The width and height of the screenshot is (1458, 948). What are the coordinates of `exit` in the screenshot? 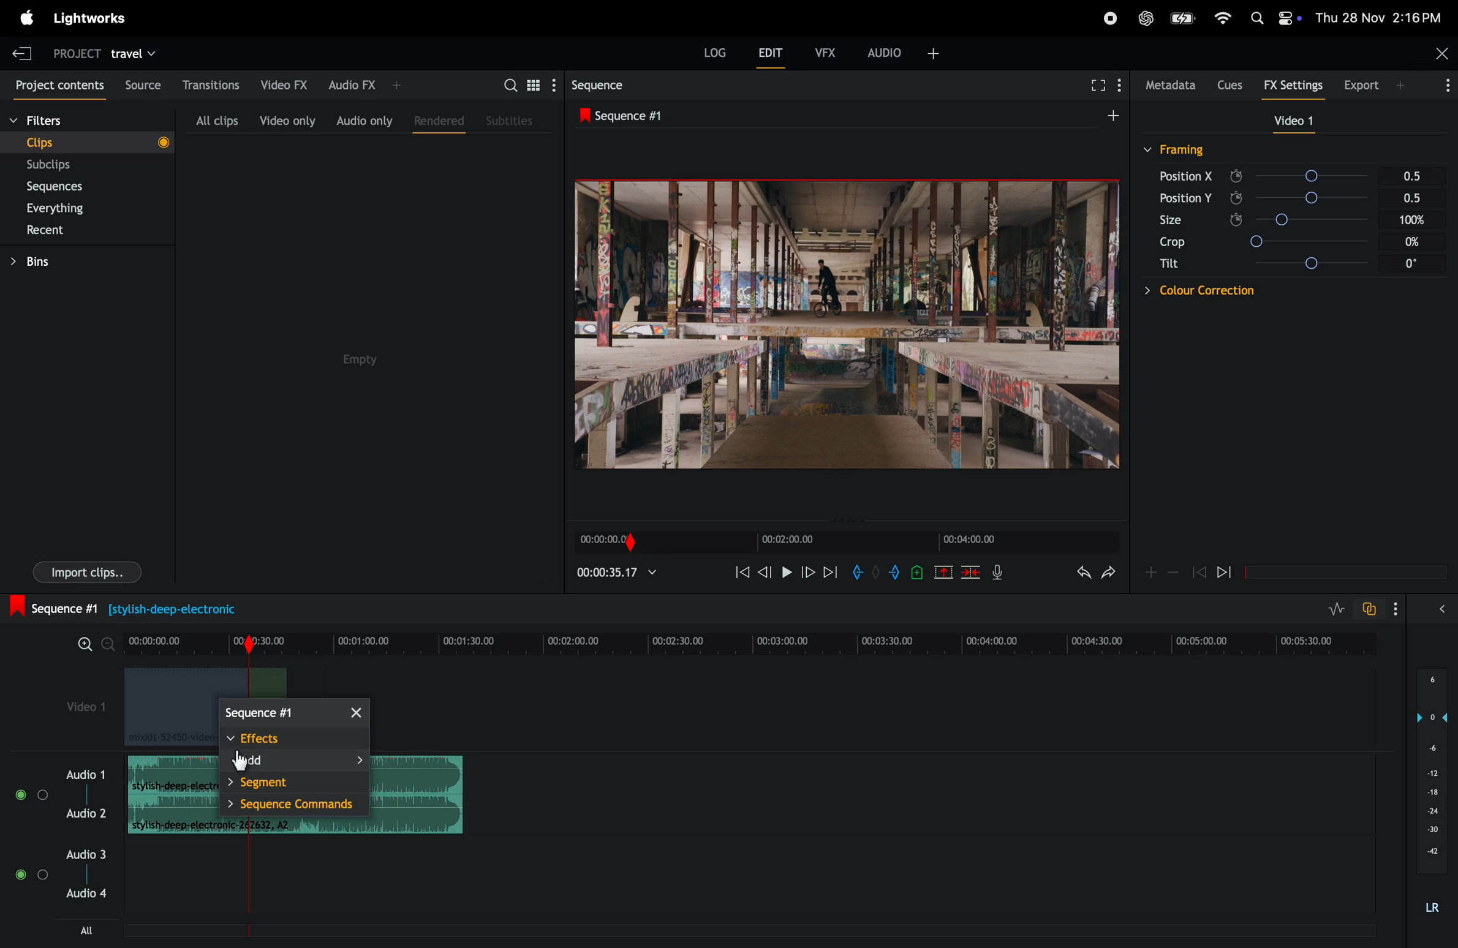 It's located at (18, 52).